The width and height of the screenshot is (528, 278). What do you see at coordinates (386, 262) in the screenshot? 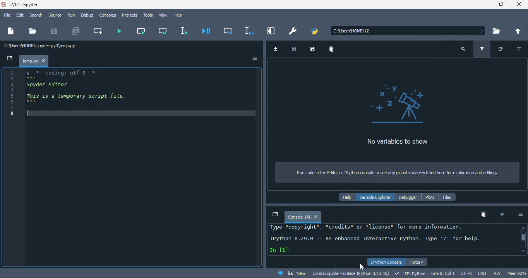
I see `ipython console` at bounding box center [386, 262].